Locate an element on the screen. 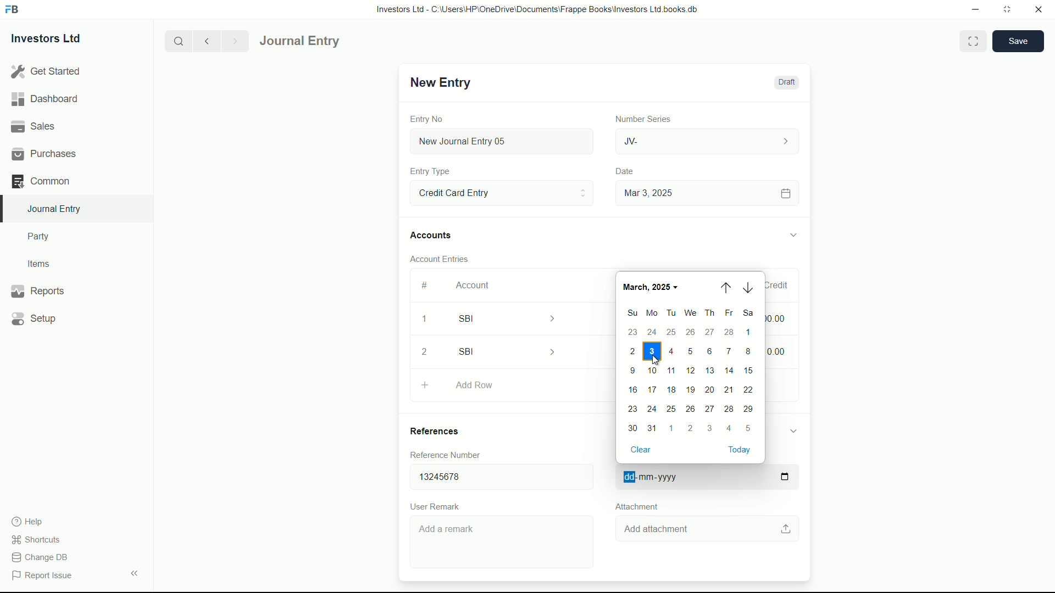 The height and width of the screenshot is (593, 1055). maximize is located at coordinates (1007, 8).